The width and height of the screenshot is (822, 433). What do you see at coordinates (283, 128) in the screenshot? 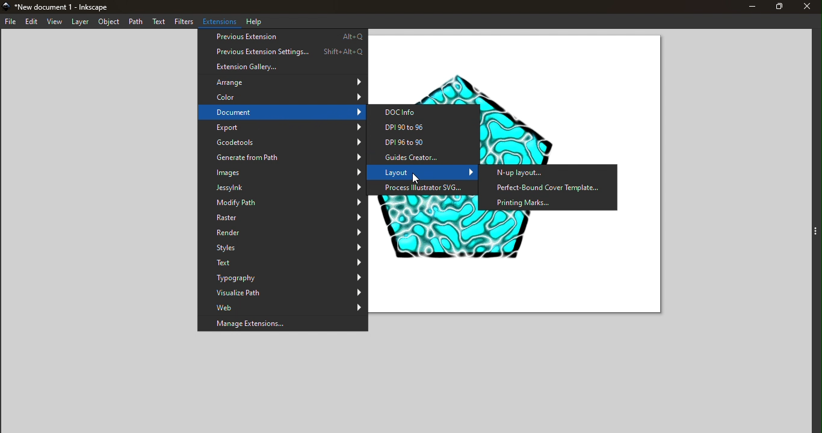
I see `Export` at bounding box center [283, 128].